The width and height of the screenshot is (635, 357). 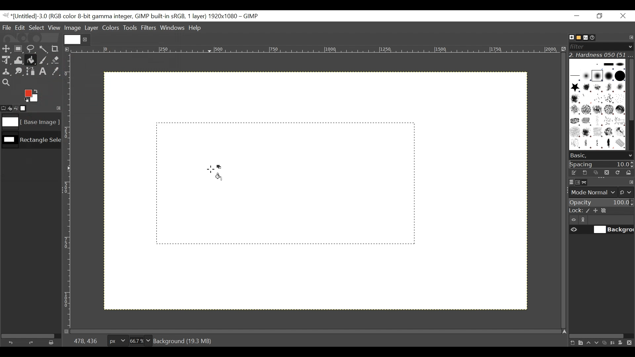 What do you see at coordinates (6, 82) in the screenshot?
I see `Zoom tool` at bounding box center [6, 82].